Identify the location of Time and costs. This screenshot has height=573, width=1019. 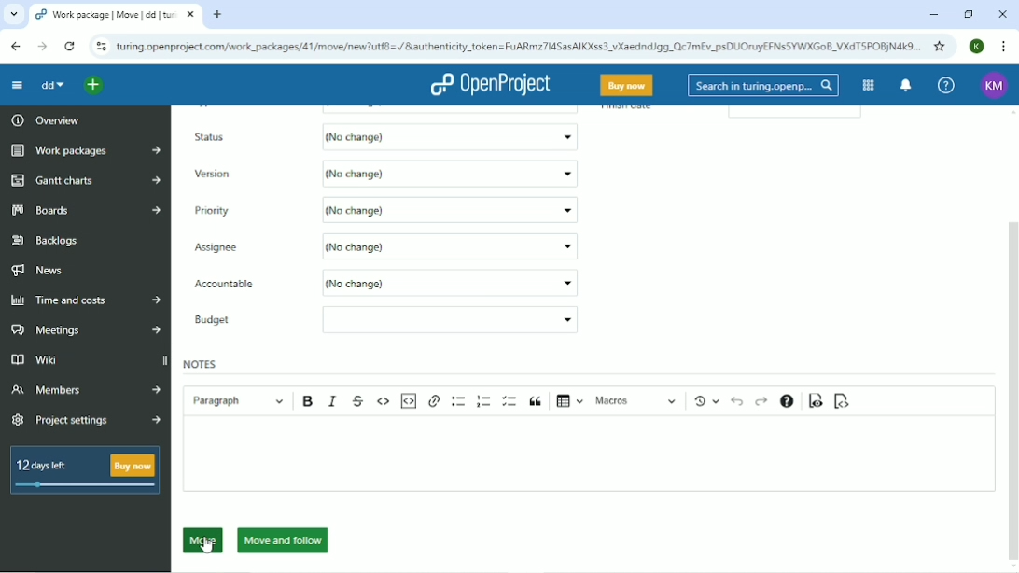
(86, 300).